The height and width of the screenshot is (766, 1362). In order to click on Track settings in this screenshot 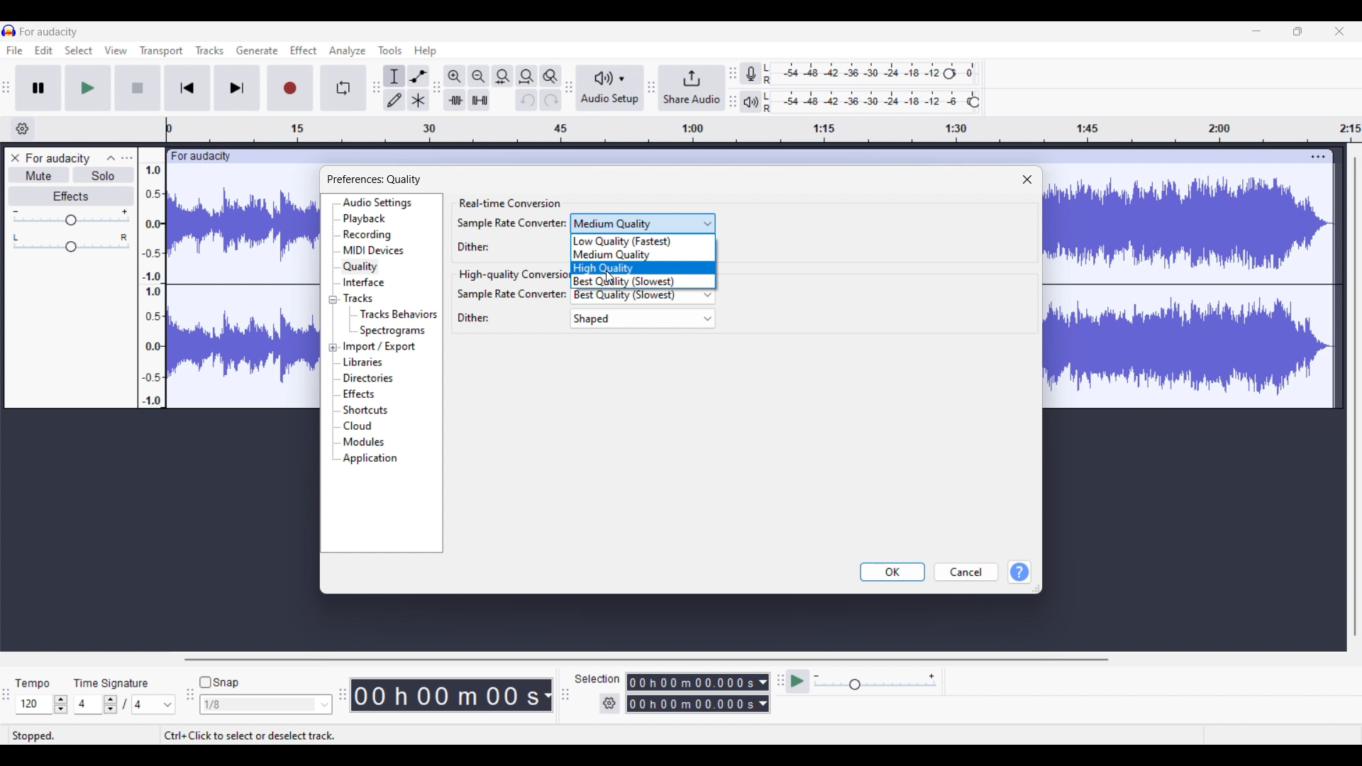, I will do `click(1318, 157)`.